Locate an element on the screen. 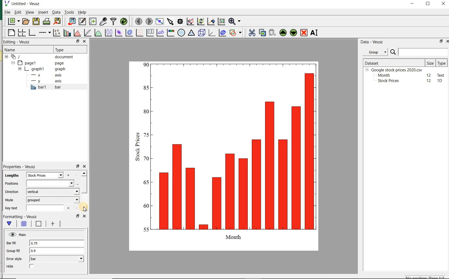 This screenshot has height=279, width=449. Data - Veusz is located at coordinates (372, 42).